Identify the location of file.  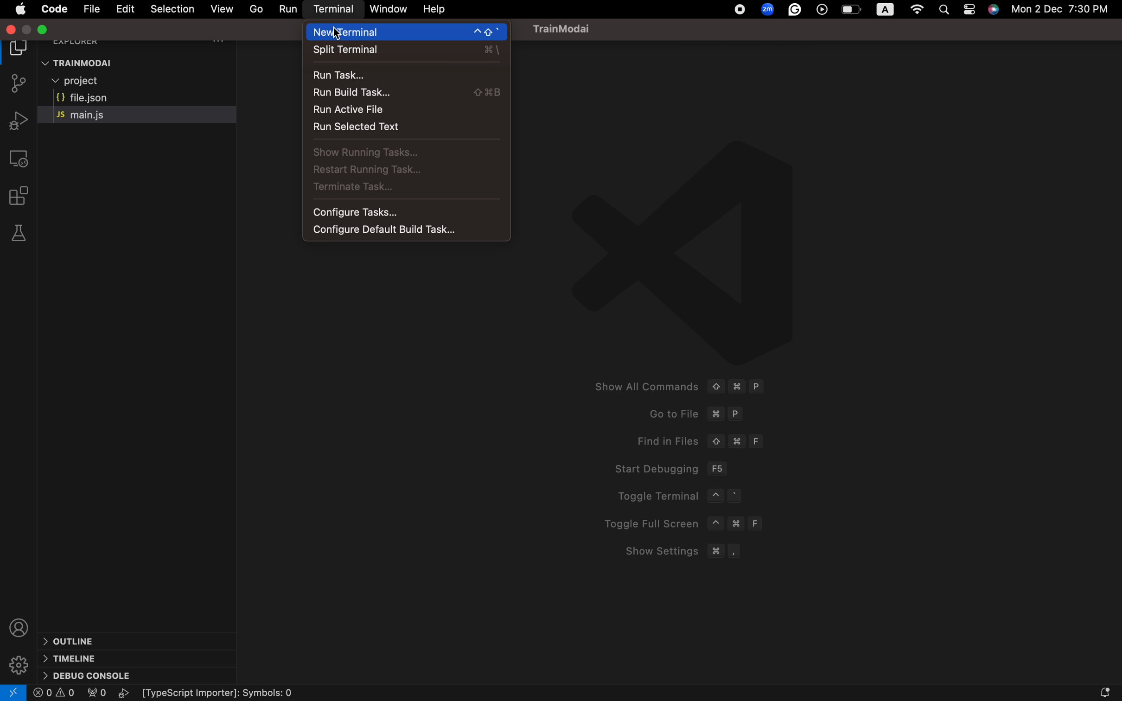
(91, 8).